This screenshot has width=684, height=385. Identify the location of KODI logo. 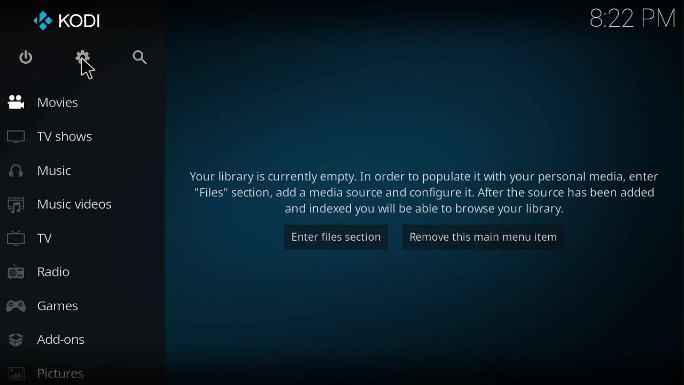
(71, 21).